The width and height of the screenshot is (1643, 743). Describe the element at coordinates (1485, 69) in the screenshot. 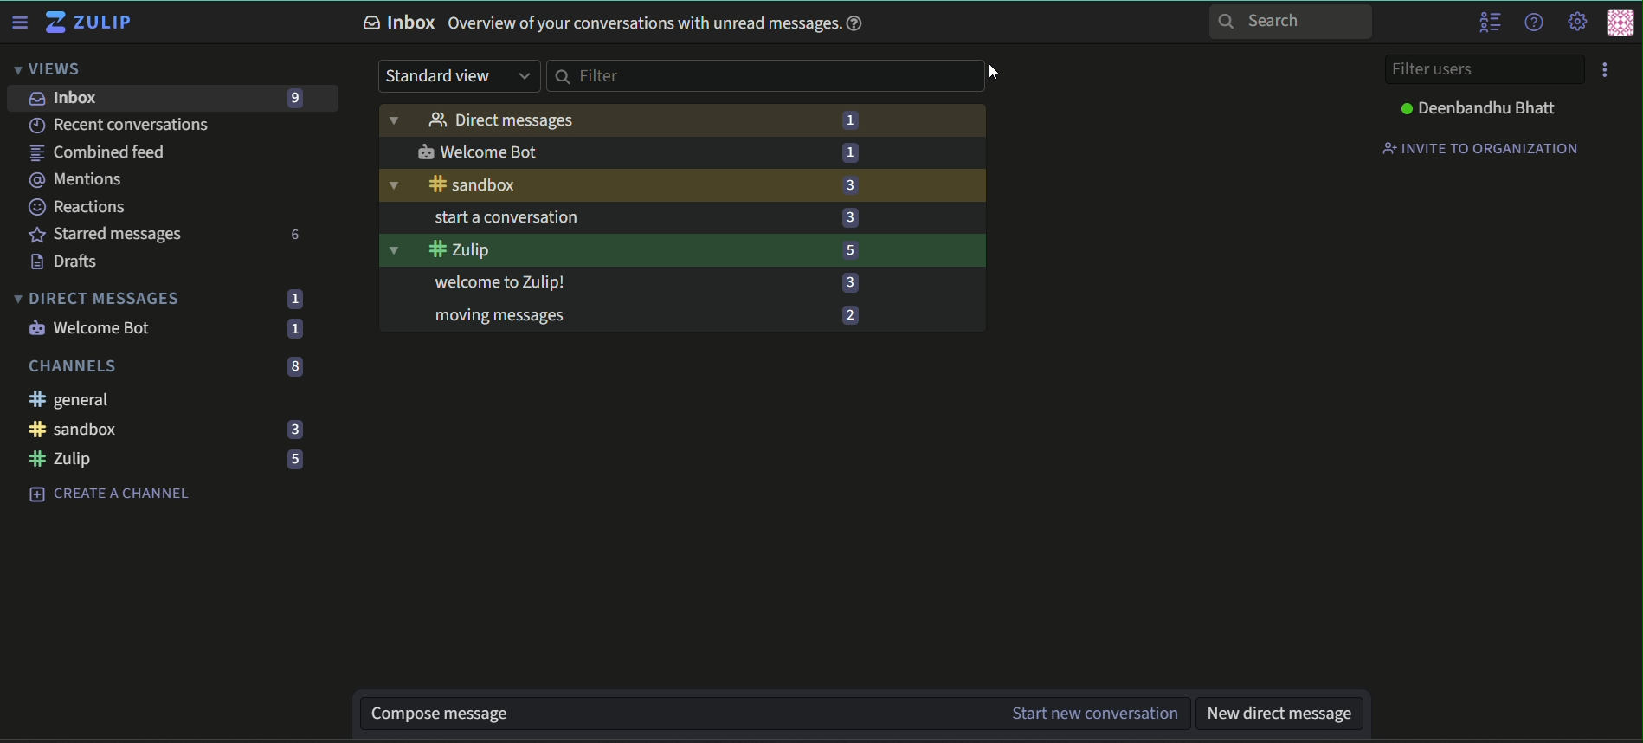

I see `Filter users` at that location.